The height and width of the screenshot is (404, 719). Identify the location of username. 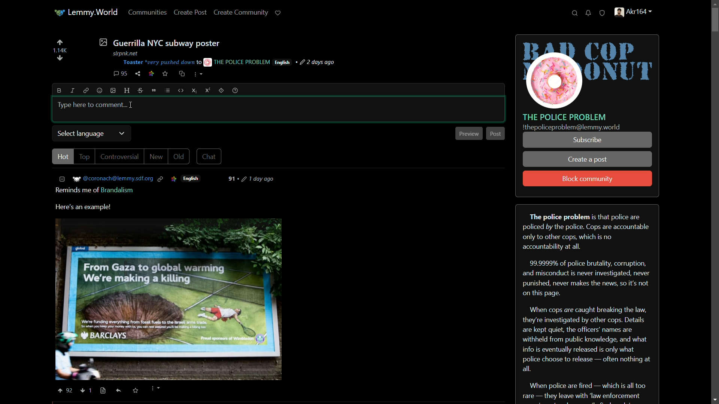
(113, 179).